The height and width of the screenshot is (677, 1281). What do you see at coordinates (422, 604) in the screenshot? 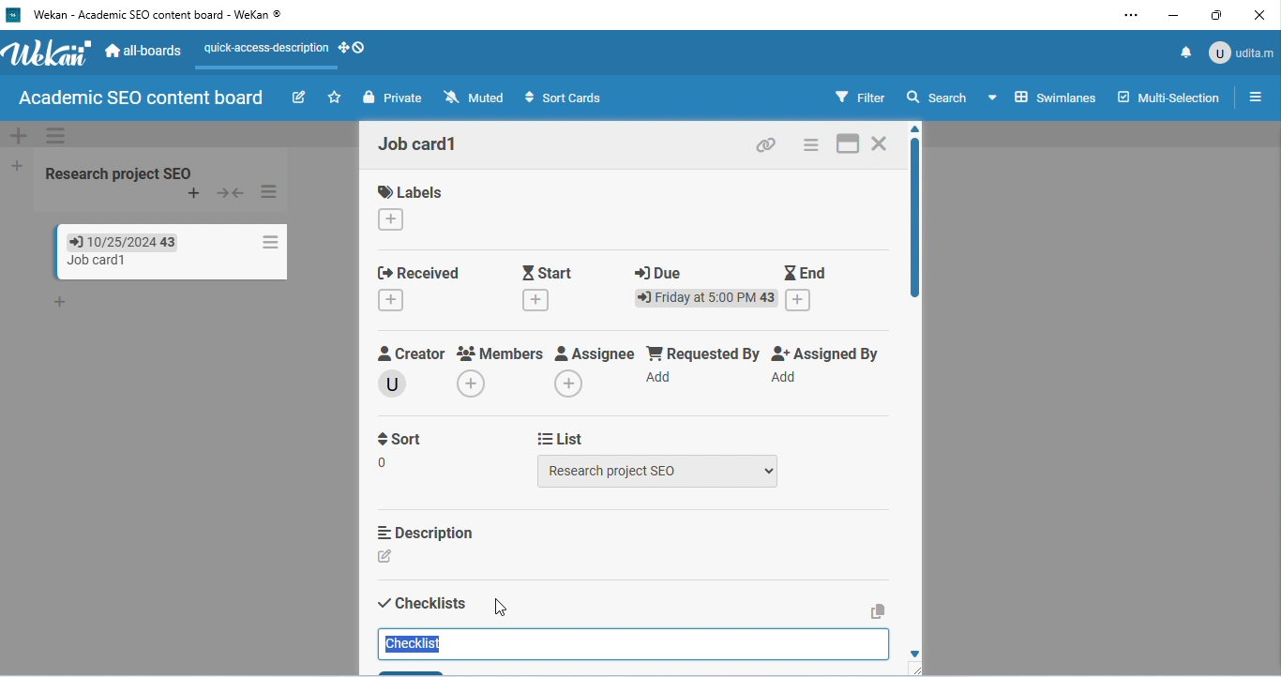
I see `checklist` at bounding box center [422, 604].